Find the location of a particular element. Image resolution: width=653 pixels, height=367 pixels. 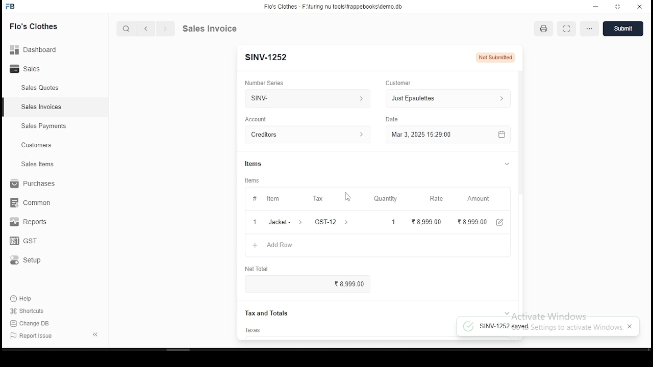

8,999.00 is located at coordinates (313, 284).